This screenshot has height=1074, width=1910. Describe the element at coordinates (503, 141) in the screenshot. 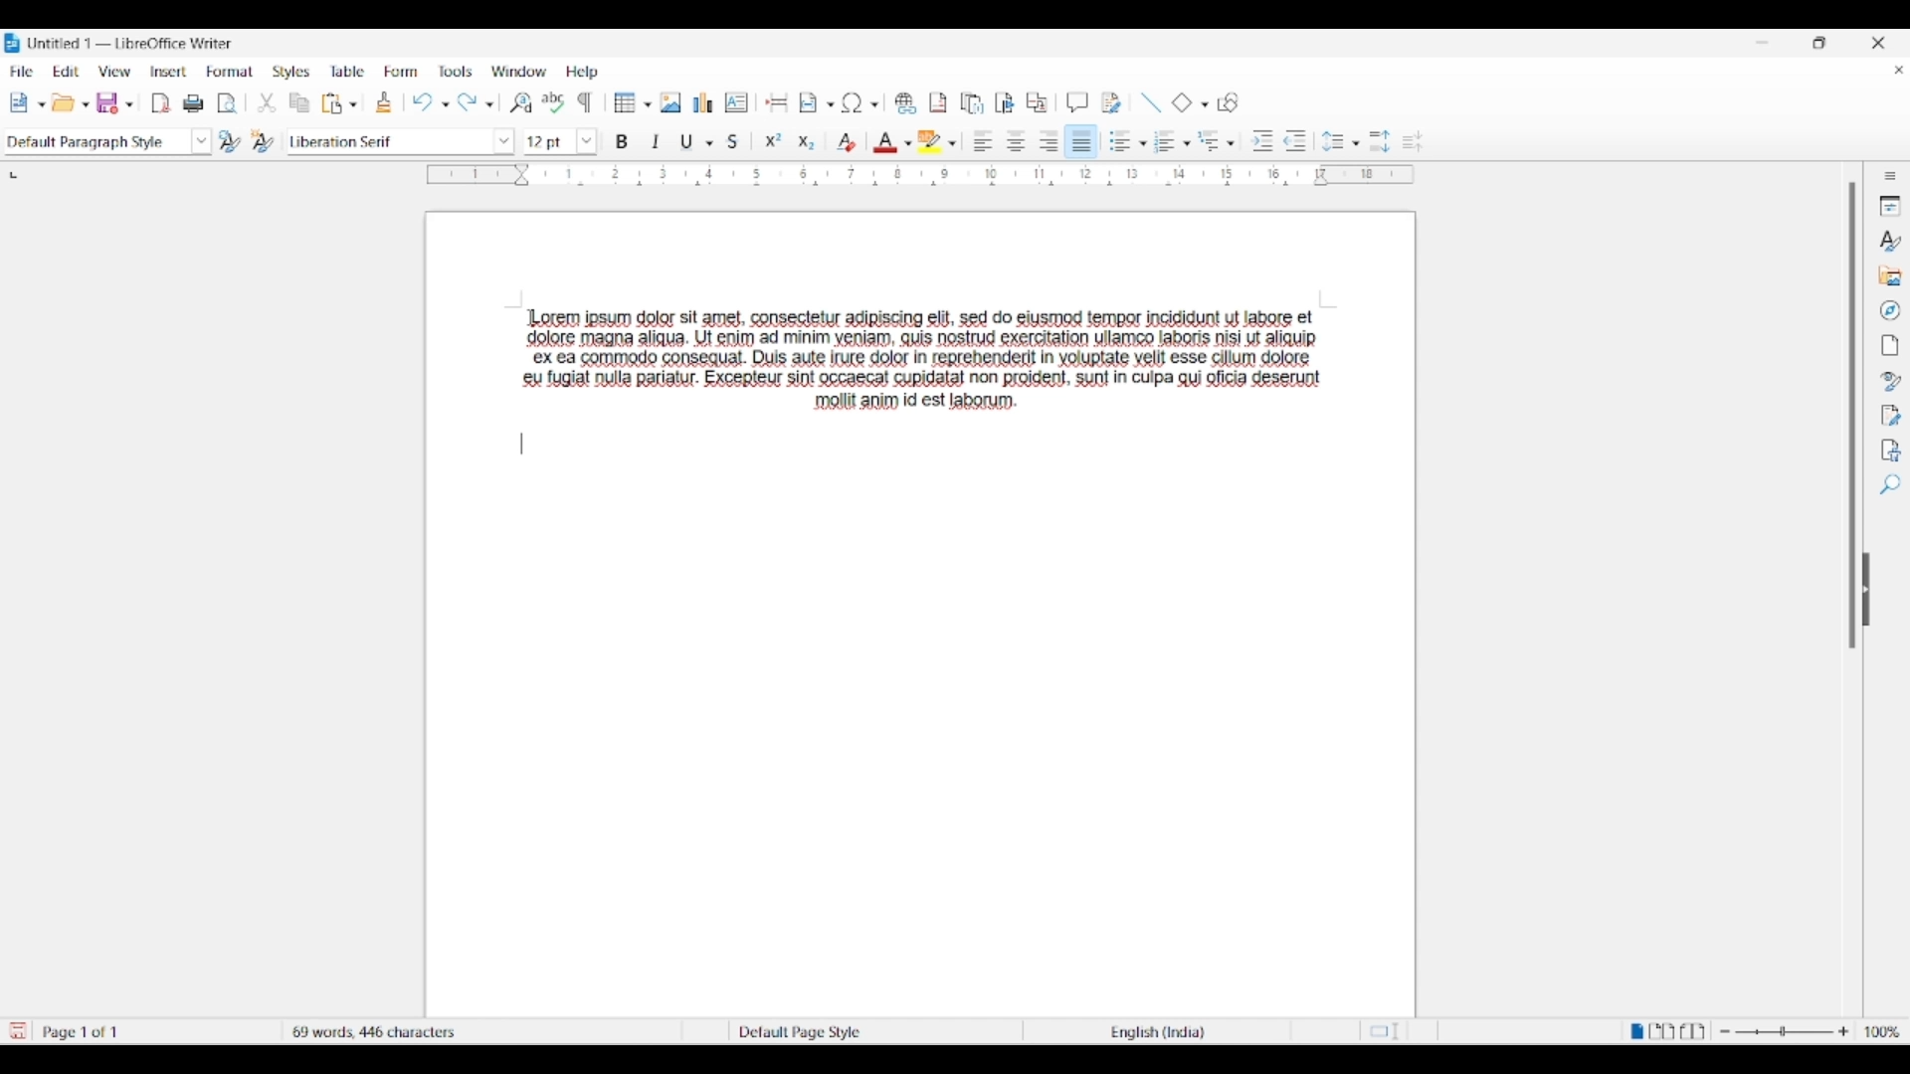

I see `Font name options` at that location.